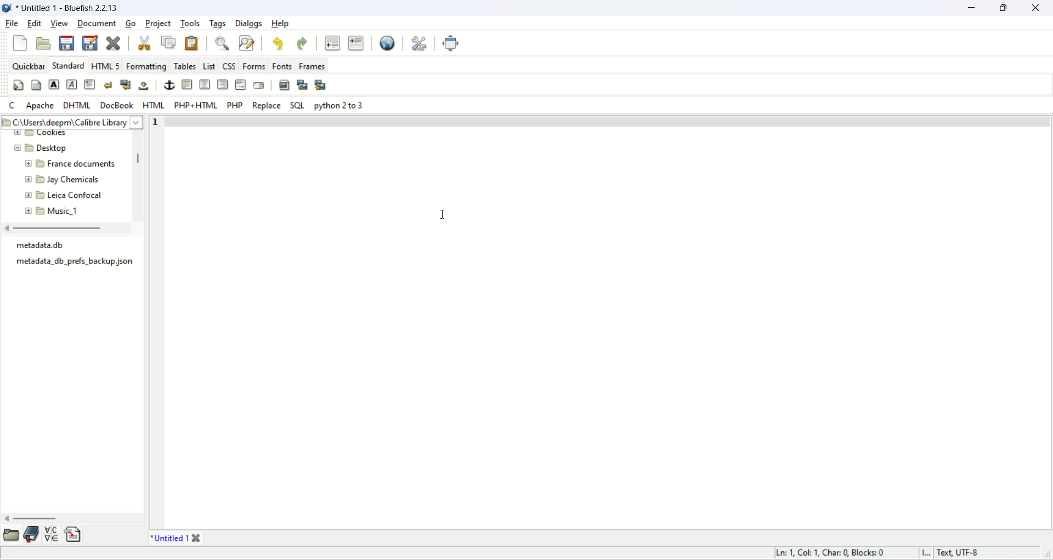 The height and width of the screenshot is (560, 1053). Describe the element at coordinates (147, 66) in the screenshot. I see `Formatting` at that location.